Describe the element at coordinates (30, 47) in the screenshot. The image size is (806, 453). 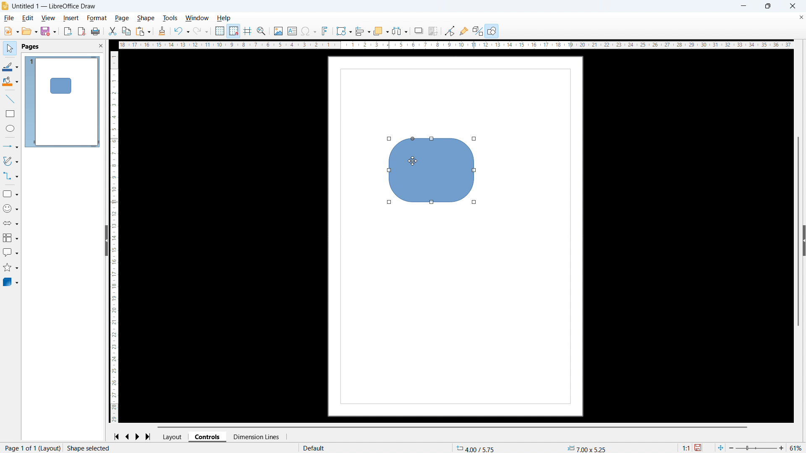
I see `pages ` at that location.